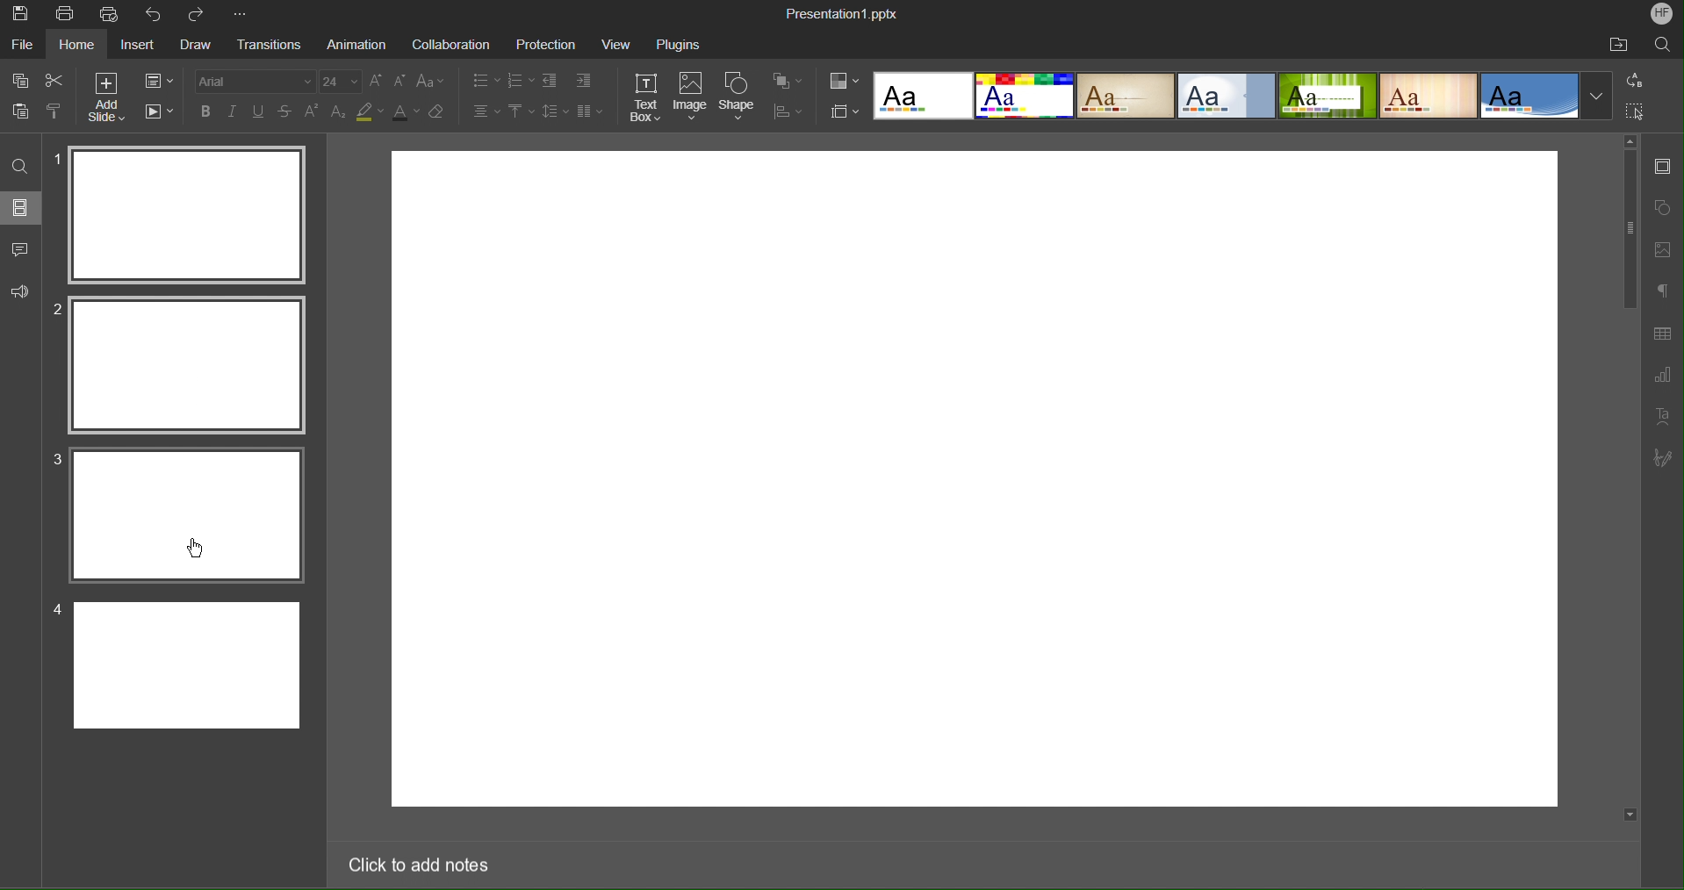 This screenshot has width=1684, height=890. Describe the element at coordinates (188, 516) in the screenshot. I see `Slide 3` at that location.